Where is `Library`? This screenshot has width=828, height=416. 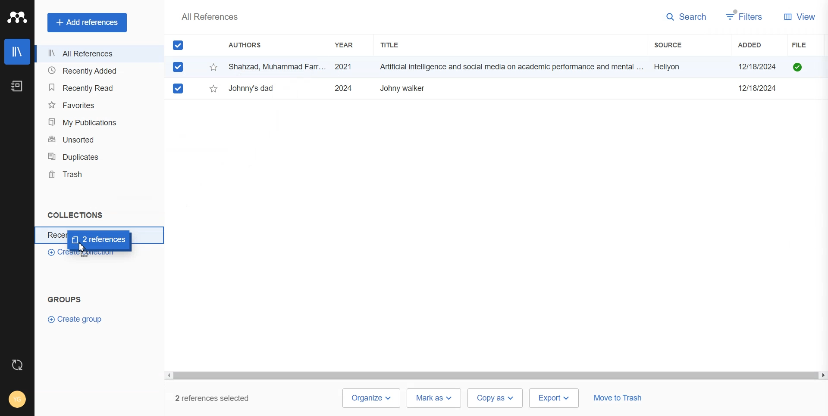
Library is located at coordinates (17, 52).